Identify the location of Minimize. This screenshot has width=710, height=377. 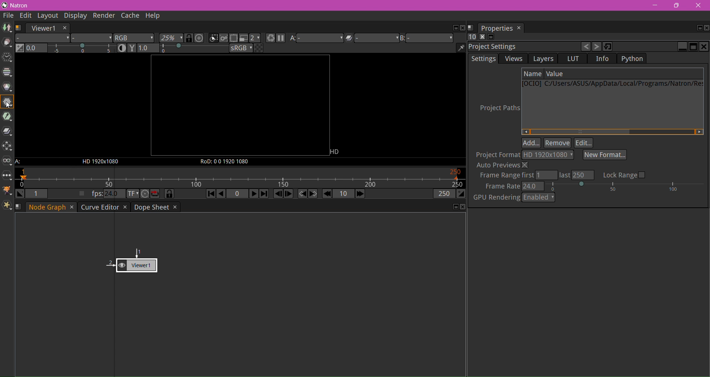
(655, 5).